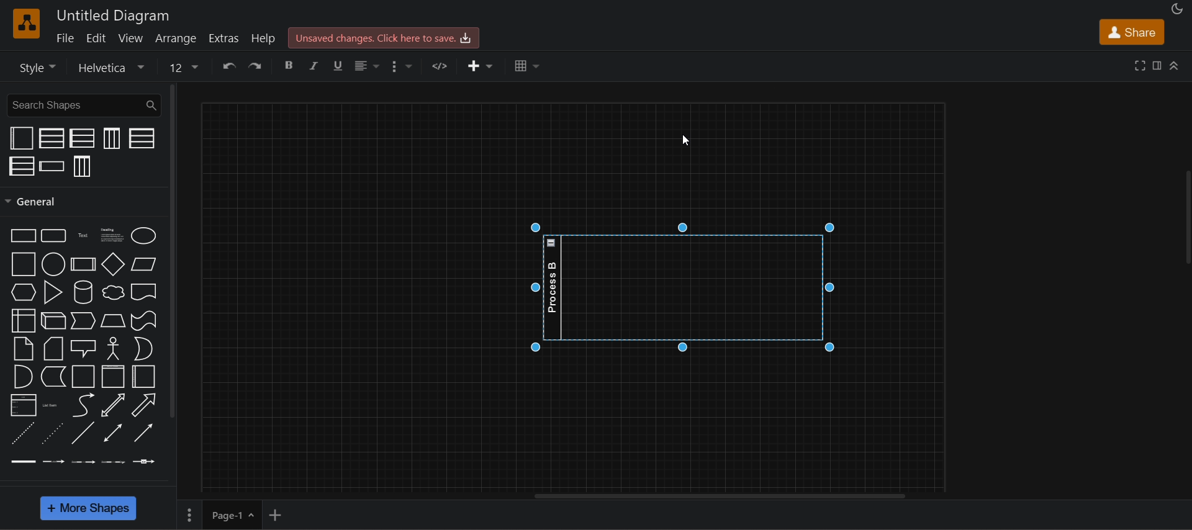 The image size is (1192, 530). Describe the element at coordinates (27, 23) in the screenshot. I see `logo` at that location.